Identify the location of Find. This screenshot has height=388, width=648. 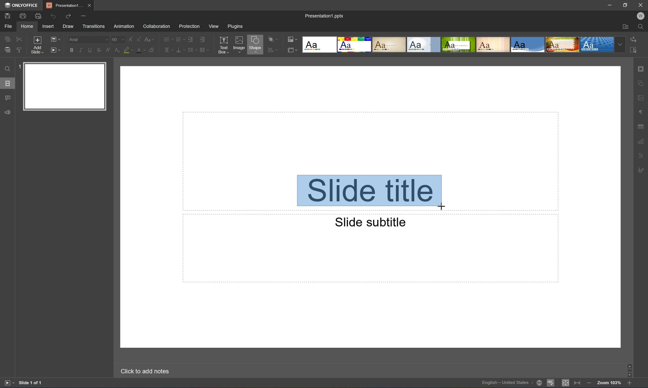
(7, 69).